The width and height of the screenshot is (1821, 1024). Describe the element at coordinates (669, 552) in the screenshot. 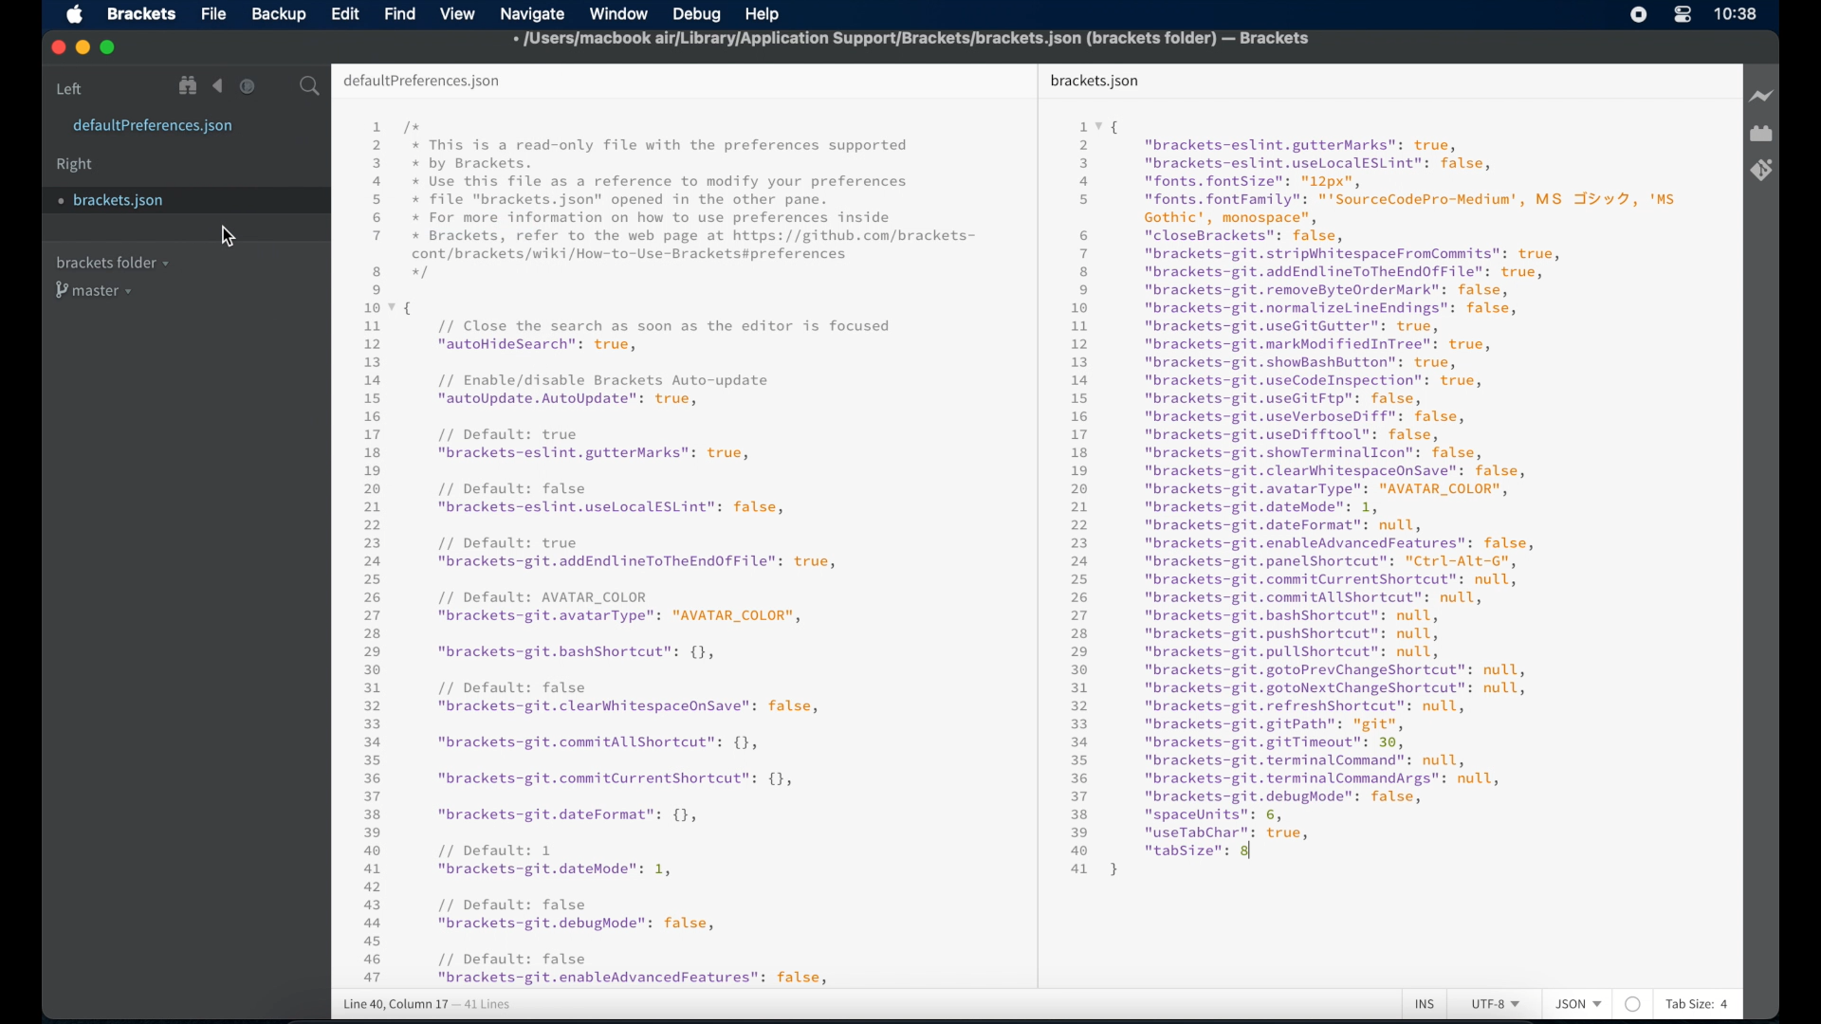

I see `json syntax` at that location.